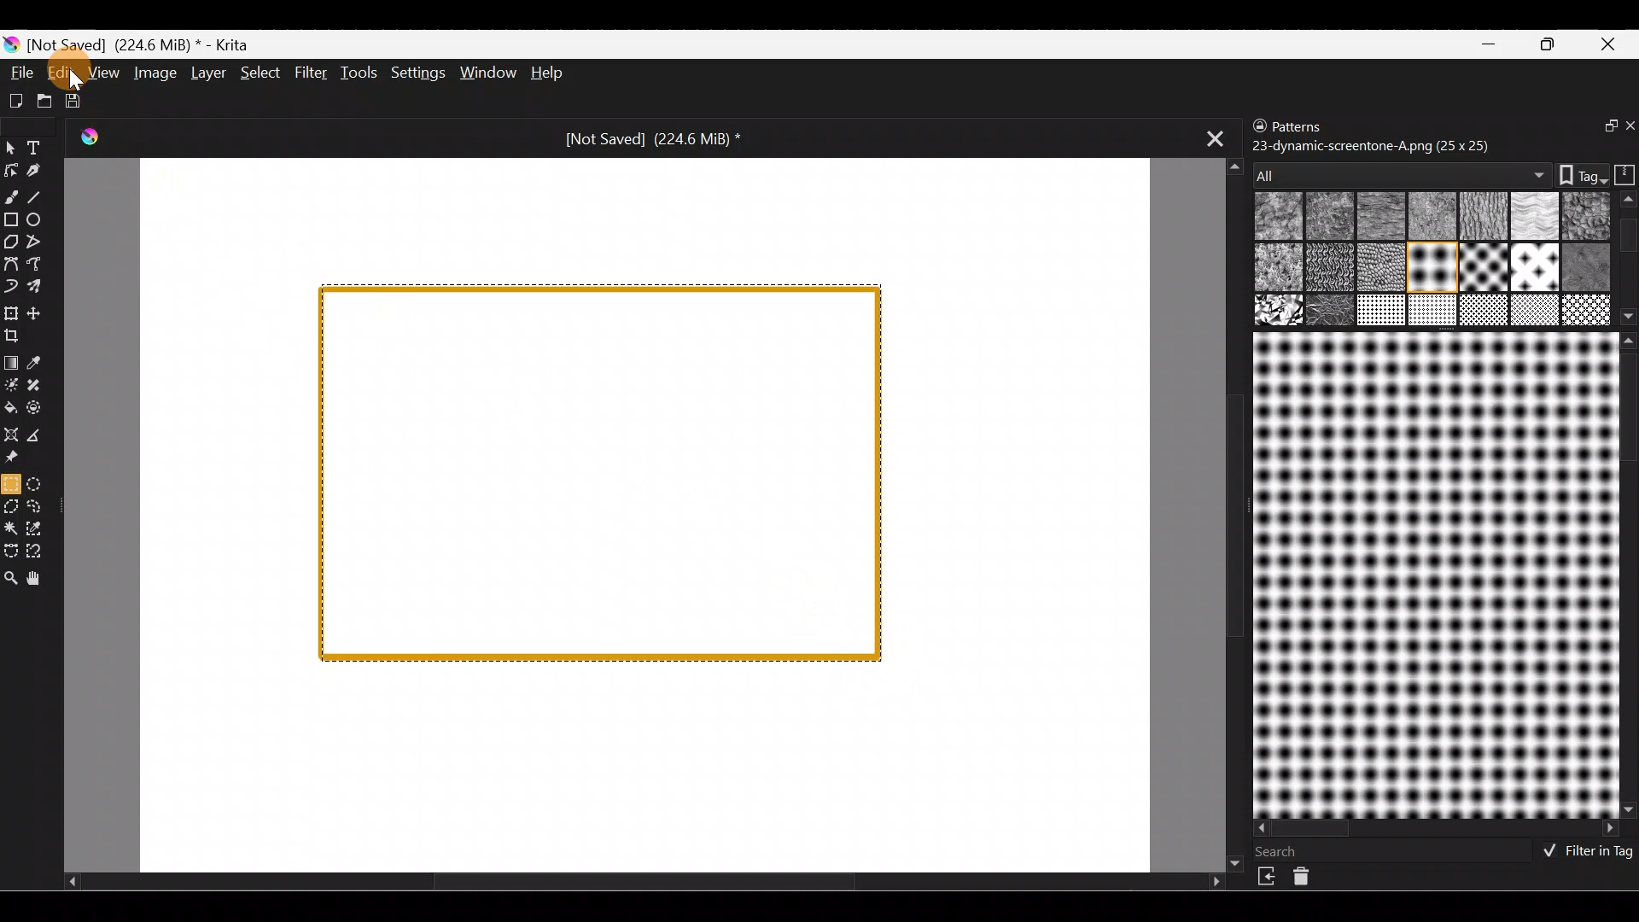  Describe the element at coordinates (1586, 310) in the screenshot. I see `19 texture_vegetal.png` at that location.